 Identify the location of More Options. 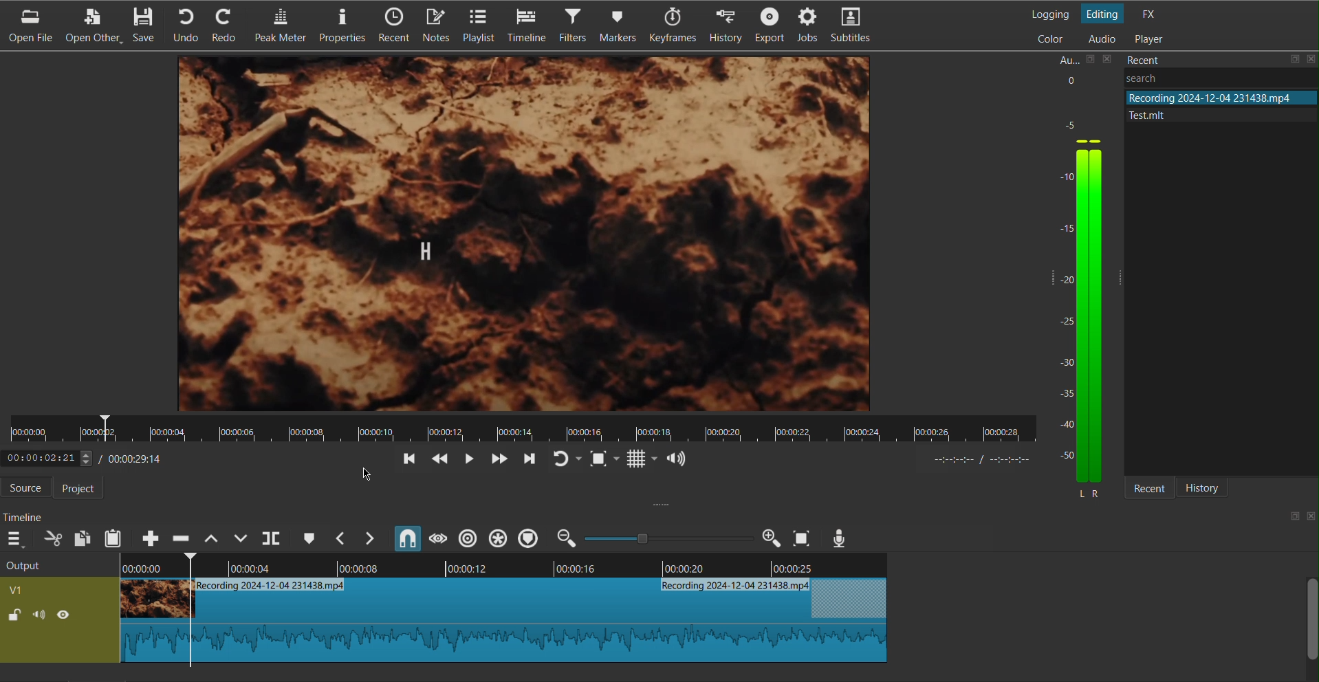
(17, 538).